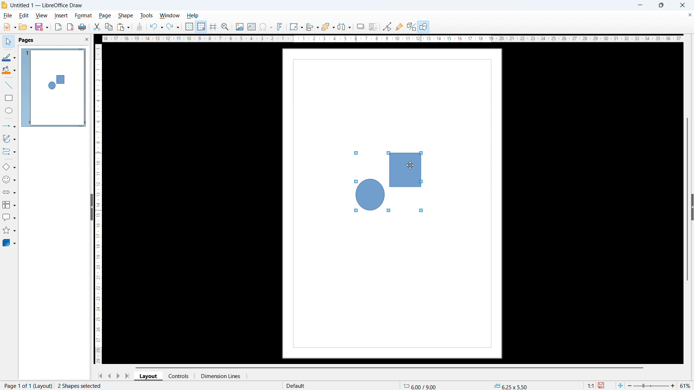 The height and width of the screenshot is (390, 694). I want to click on zoom level, so click(686, 385).